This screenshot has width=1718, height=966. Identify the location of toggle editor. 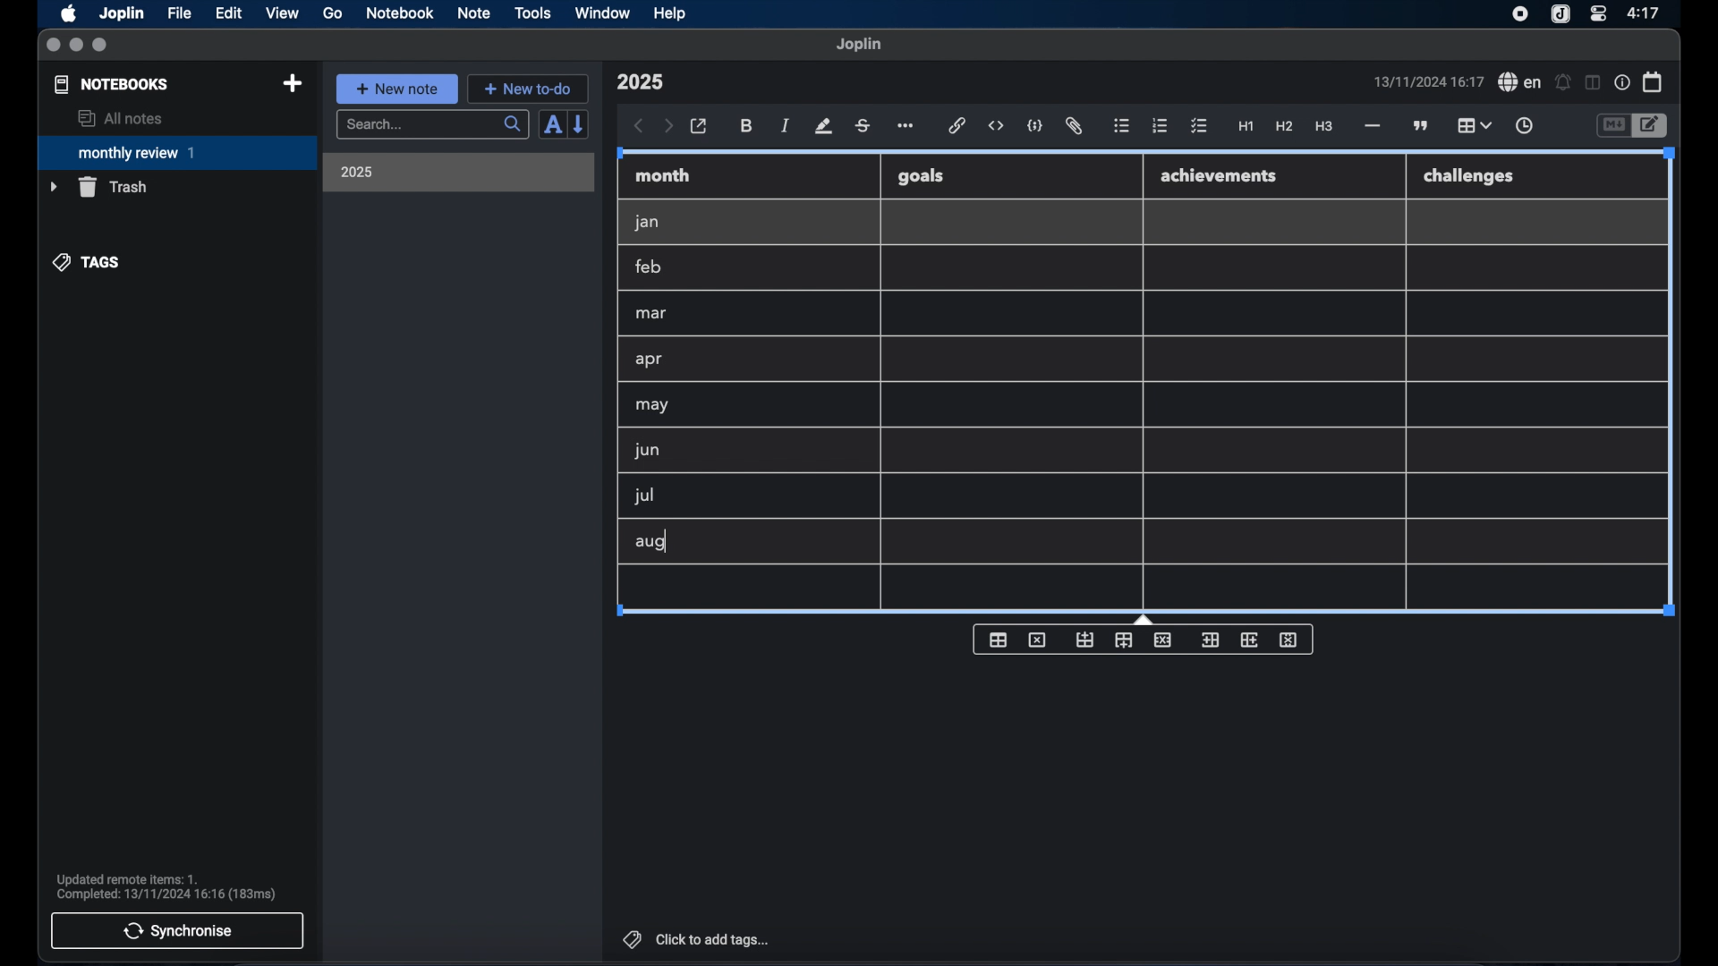
(1612, 126).